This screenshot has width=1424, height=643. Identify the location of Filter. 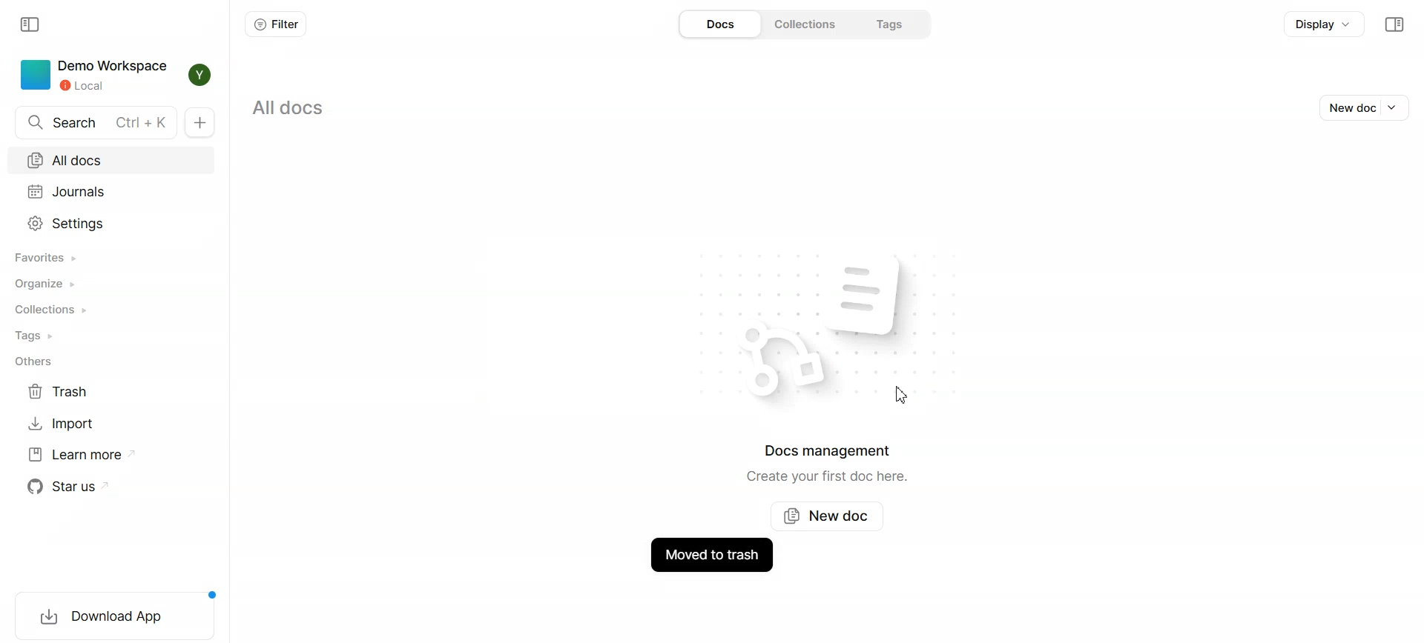
(275, 24).